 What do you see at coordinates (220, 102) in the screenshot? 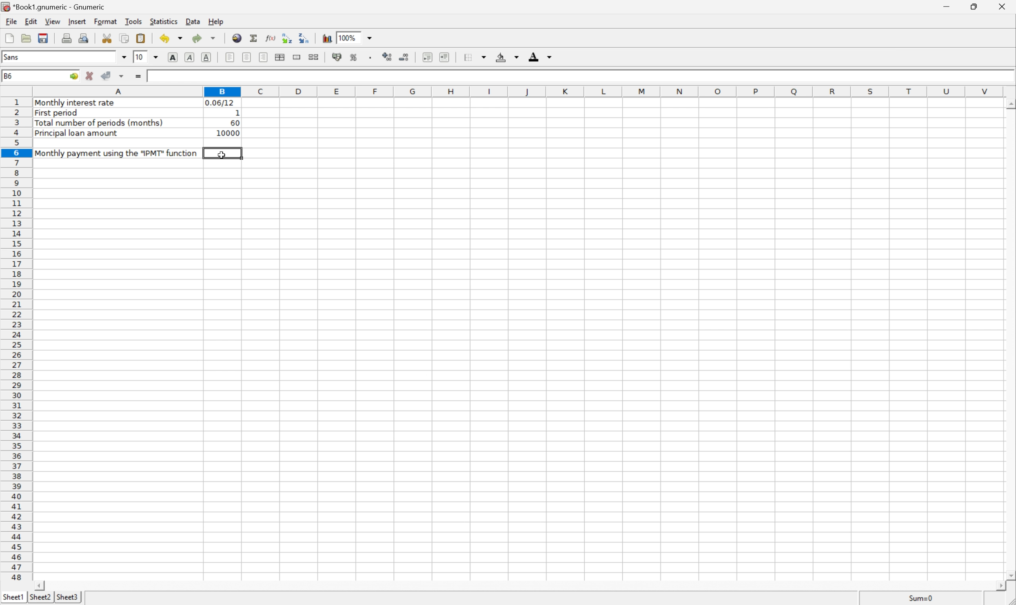
I see `0.06/12` at bounding box center [220, 102].